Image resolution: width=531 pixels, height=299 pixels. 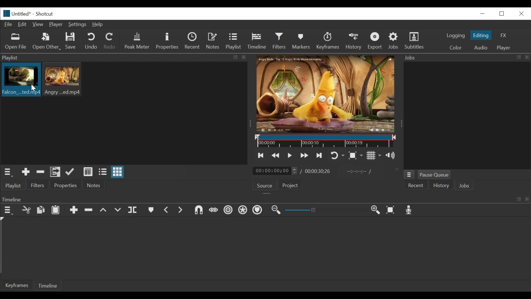 What do you see at coordinates (482, 35) in the screenshot?
I see `Editing` at bounding box center [482, 35].